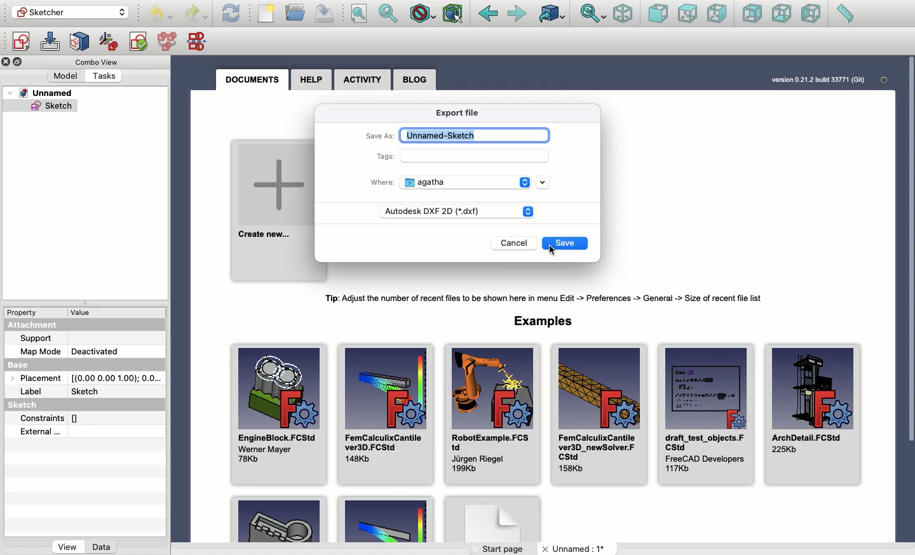 The height and width of the screenshot is (555, 915). Describe the element at coordinates (199, 42) in the screenshot. I see `Mirror sketch` at that location.